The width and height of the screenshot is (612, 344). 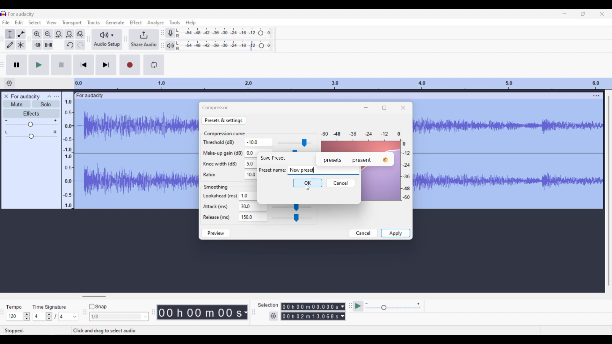 What do you see at coordinates (291, 207) in the screenshot?
I see `Attack slider` at bounding box center [291, 207].